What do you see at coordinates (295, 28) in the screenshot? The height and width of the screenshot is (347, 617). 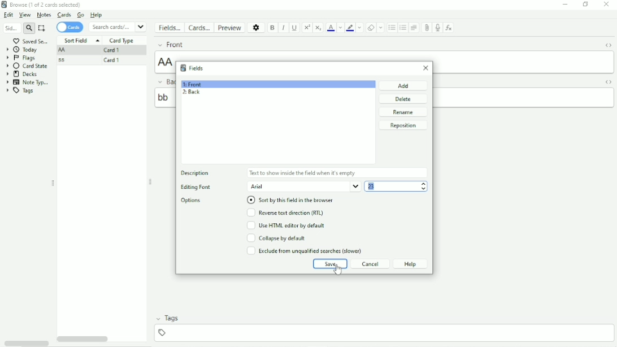 I see `Underline` at bounding box center [295, 28].